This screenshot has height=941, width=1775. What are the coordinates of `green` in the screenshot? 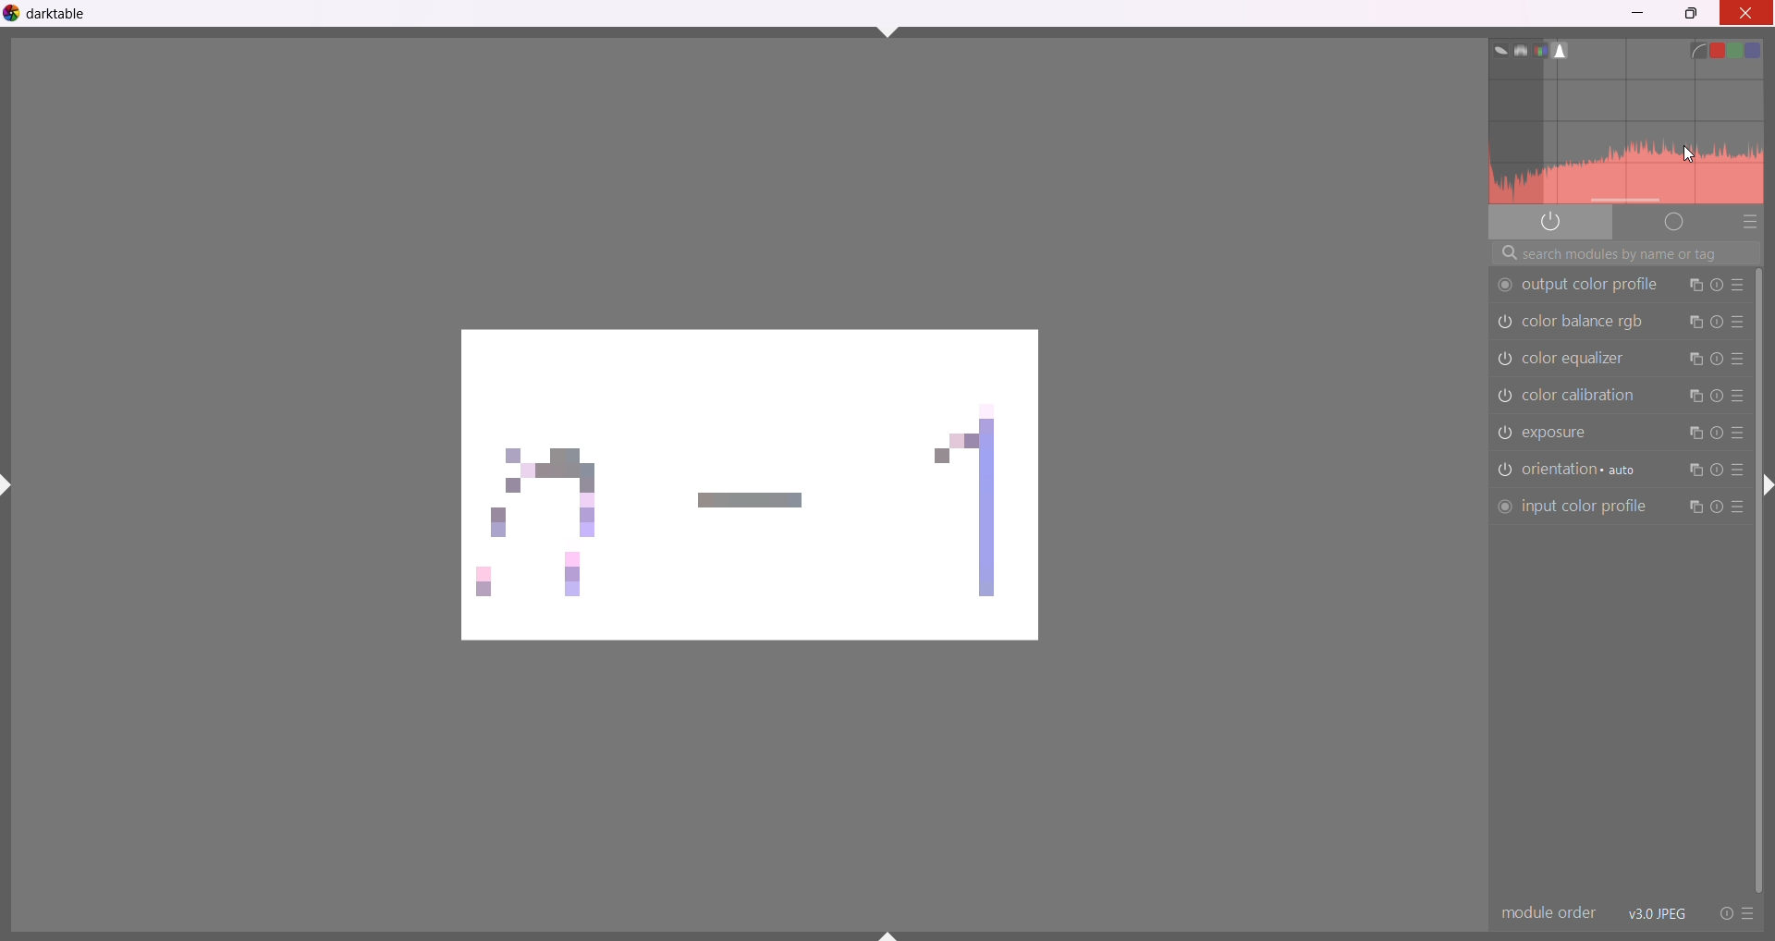 It's located at (1742, 50).